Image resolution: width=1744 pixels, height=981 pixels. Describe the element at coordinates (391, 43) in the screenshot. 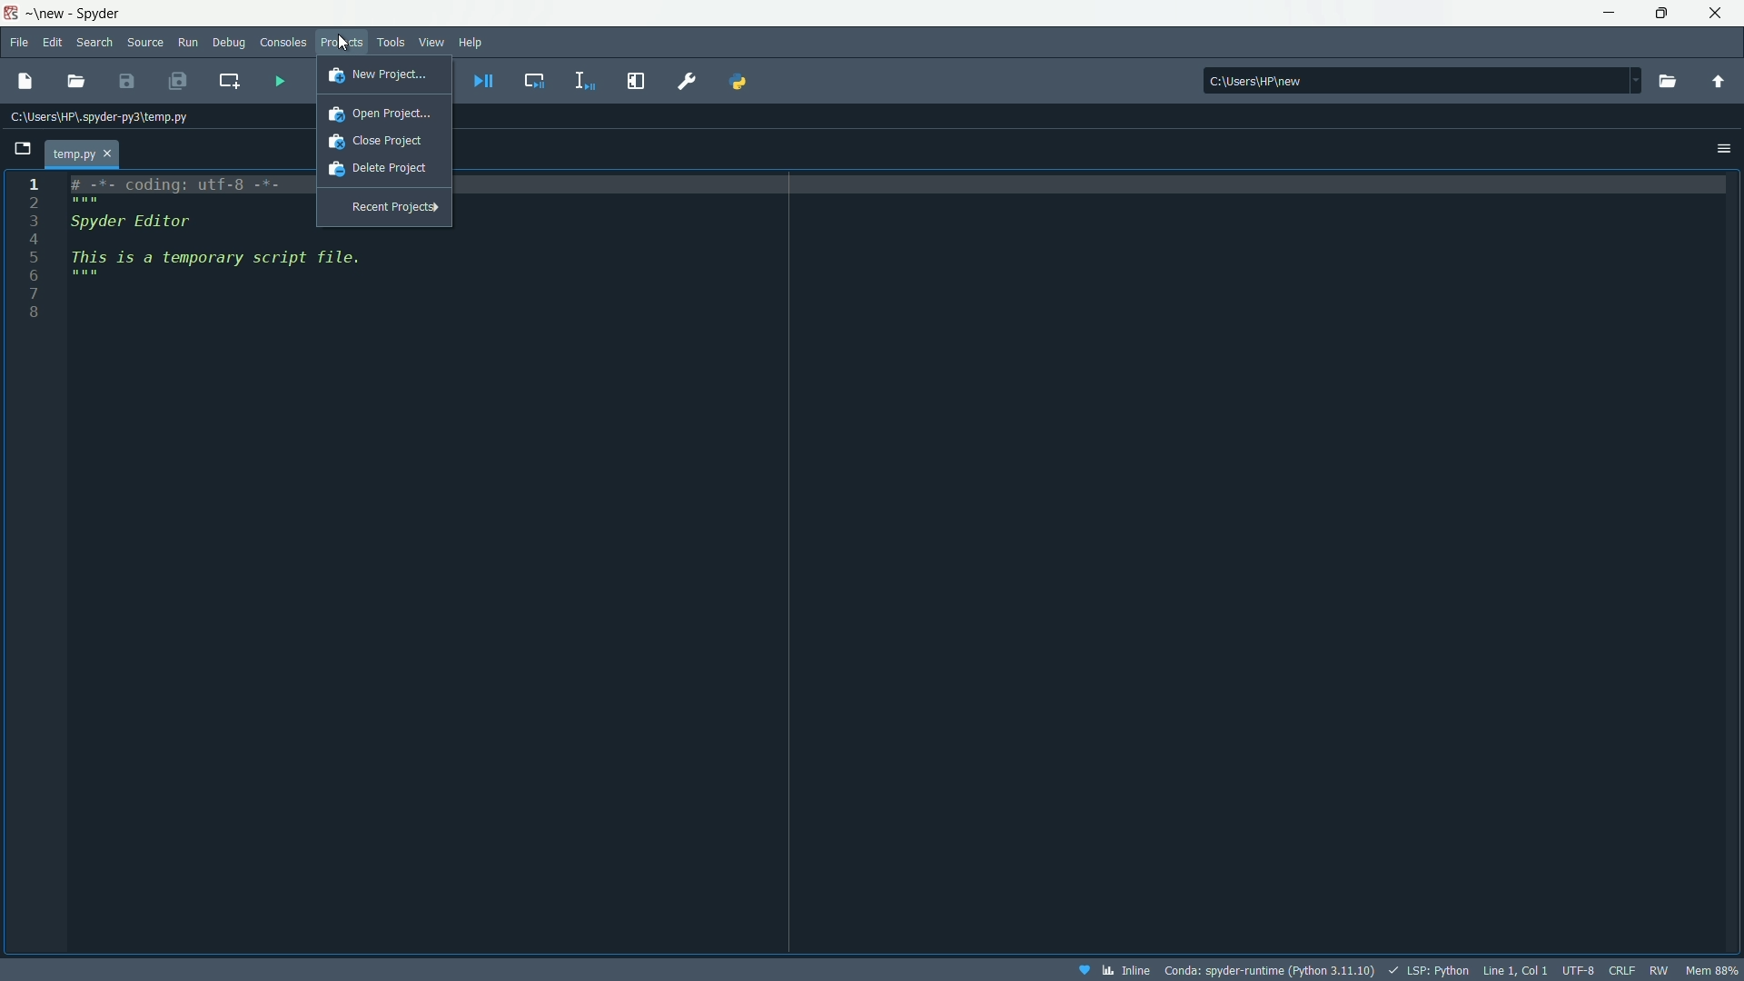

I see `Tools menu` at that location.